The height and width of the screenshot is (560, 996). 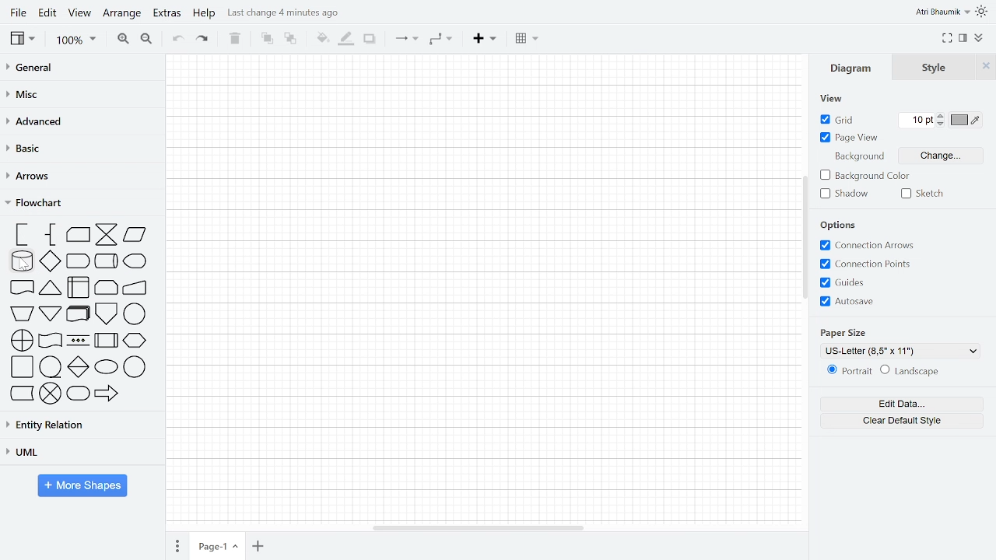 I want to click on Shadow, so click(x=843, y=194).